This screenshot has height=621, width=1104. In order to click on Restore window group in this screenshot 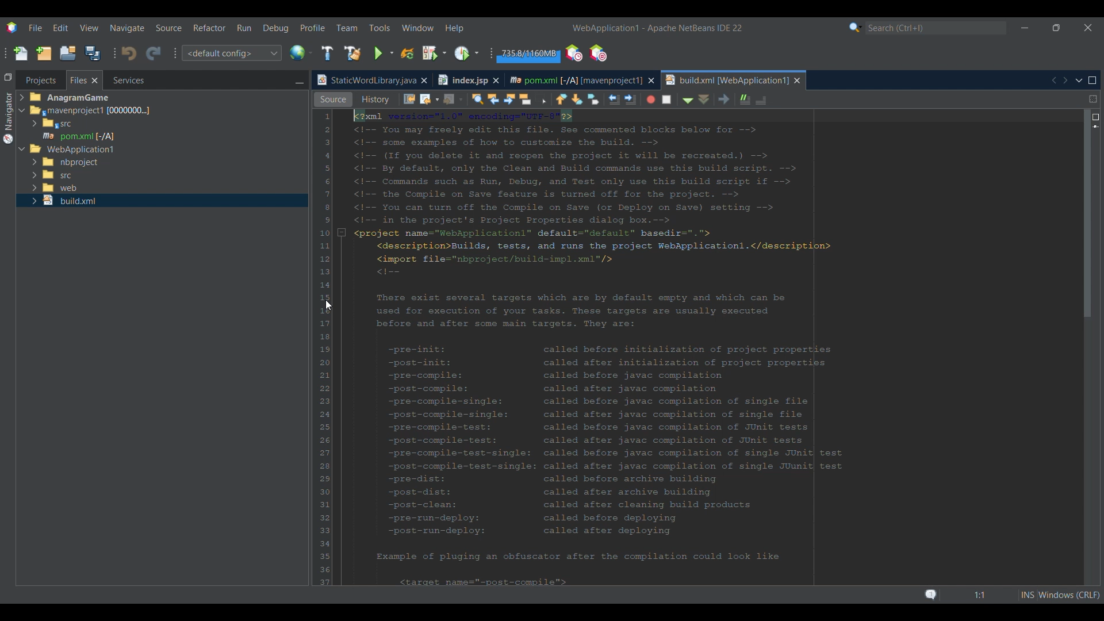, I will do `click(8, 76)`.